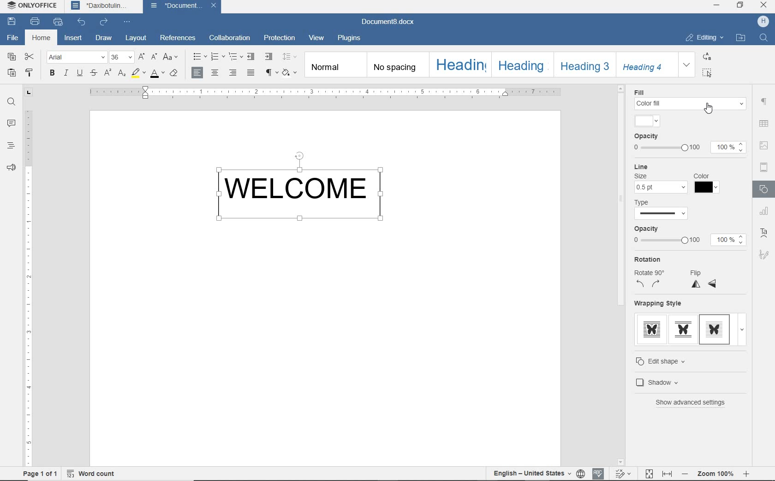 The height and width of the screenshot is (481, 775). What do you see at coordinates (30, 72) in the screenshot?
I see `COPY STYLE` at bounding box center [30, 72].